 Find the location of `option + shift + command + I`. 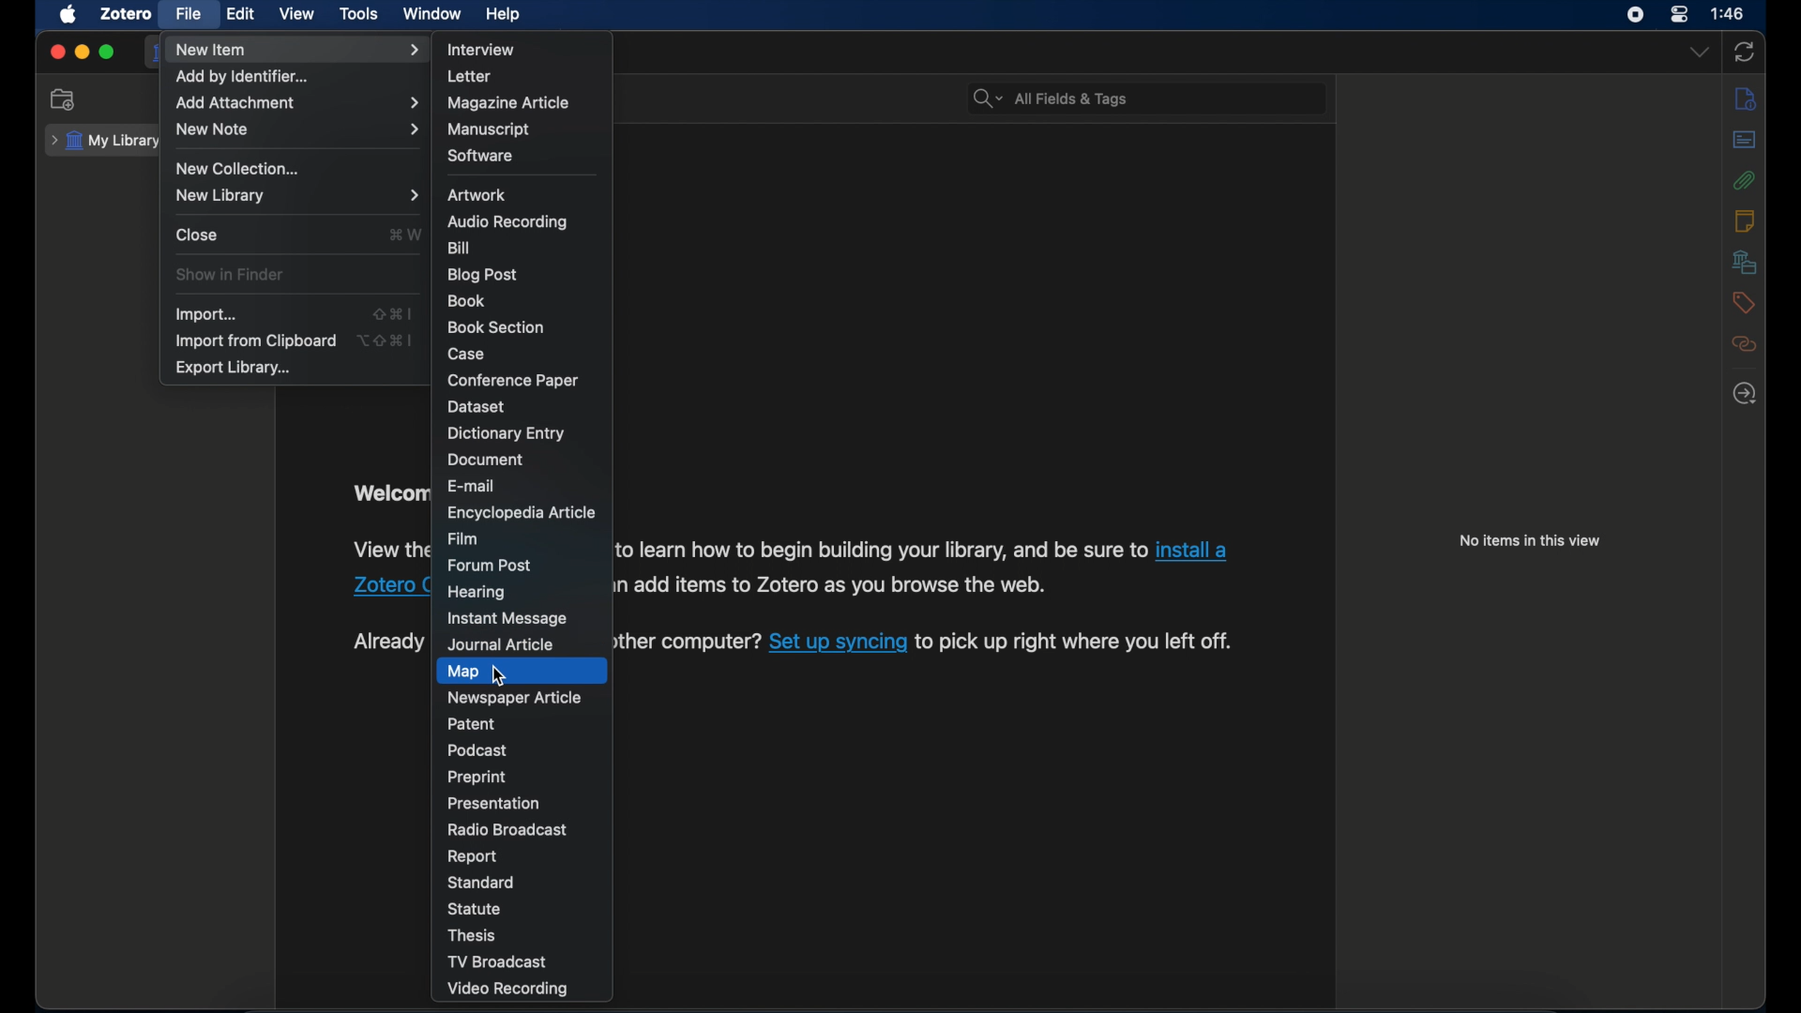

option + shift + command + I is located at coordinates (384, 340).